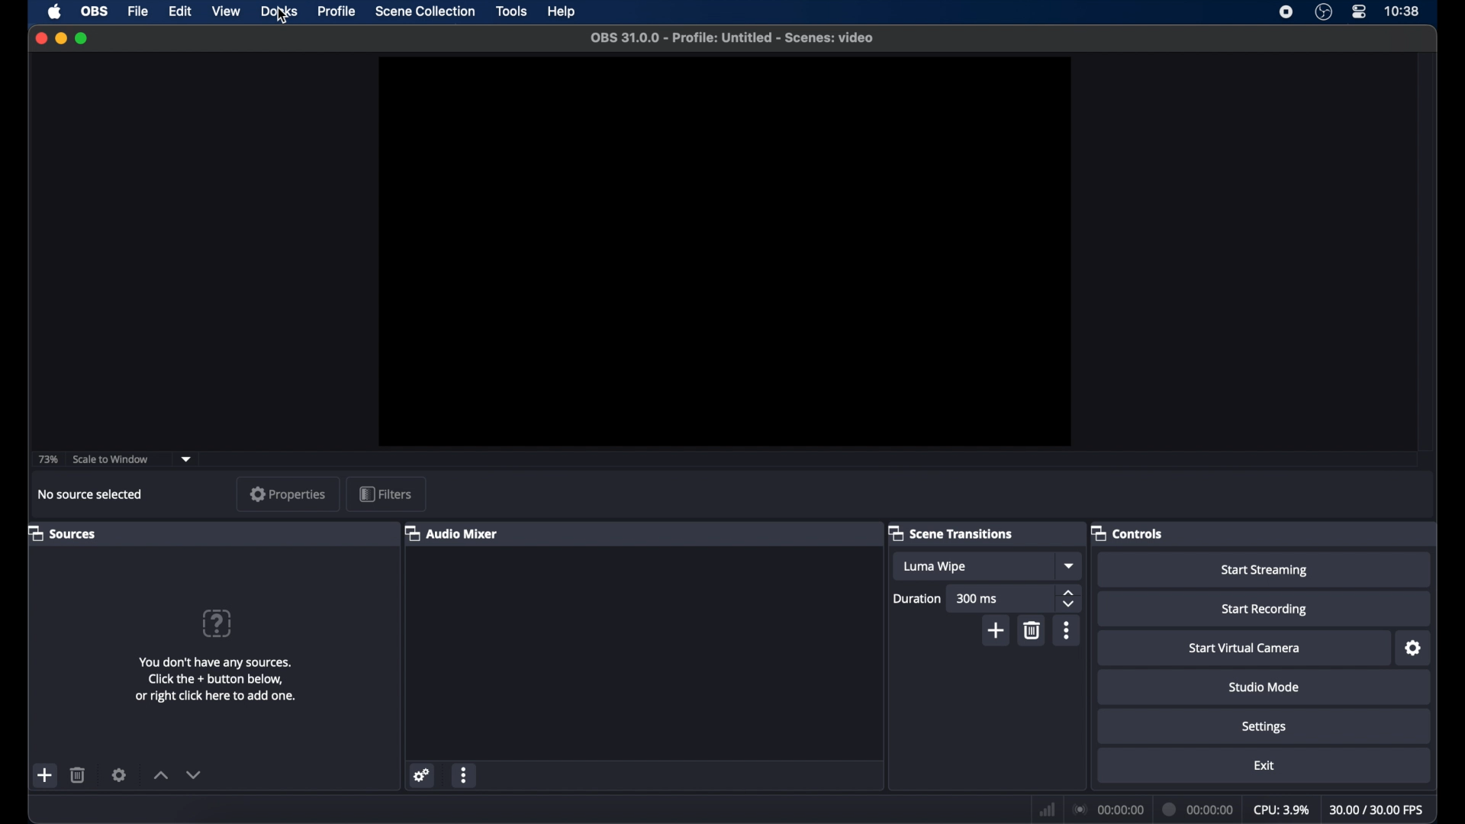 The height and width of the screenshot is (824, 1465). What do you see at coordinates (1198, 809) in the screenshot?
I see `00:00:00` at bounding box center [1198, 809].